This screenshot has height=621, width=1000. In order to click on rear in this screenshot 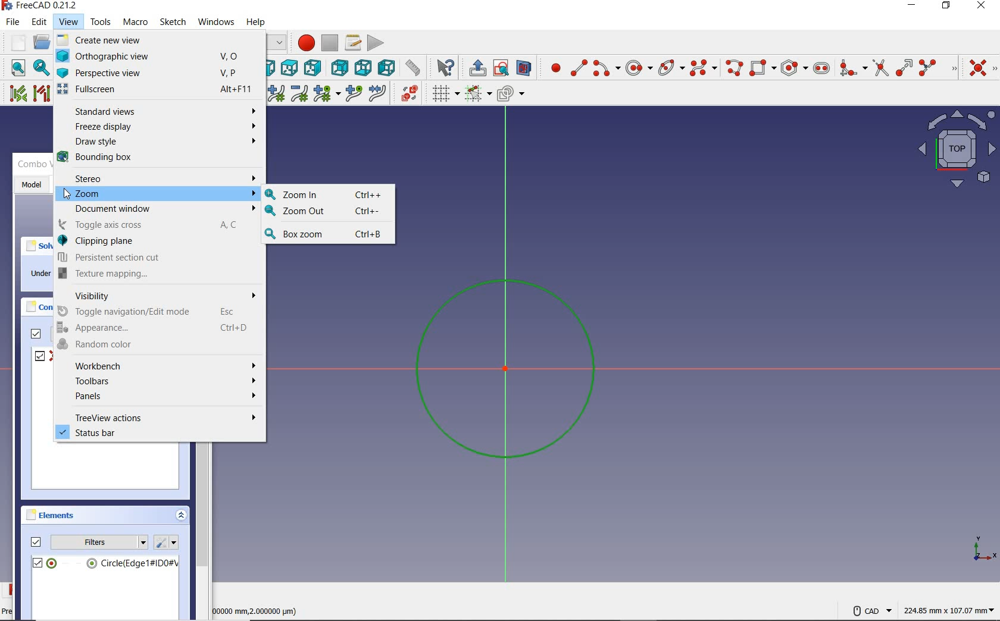, I will do `click(337, 66)`.